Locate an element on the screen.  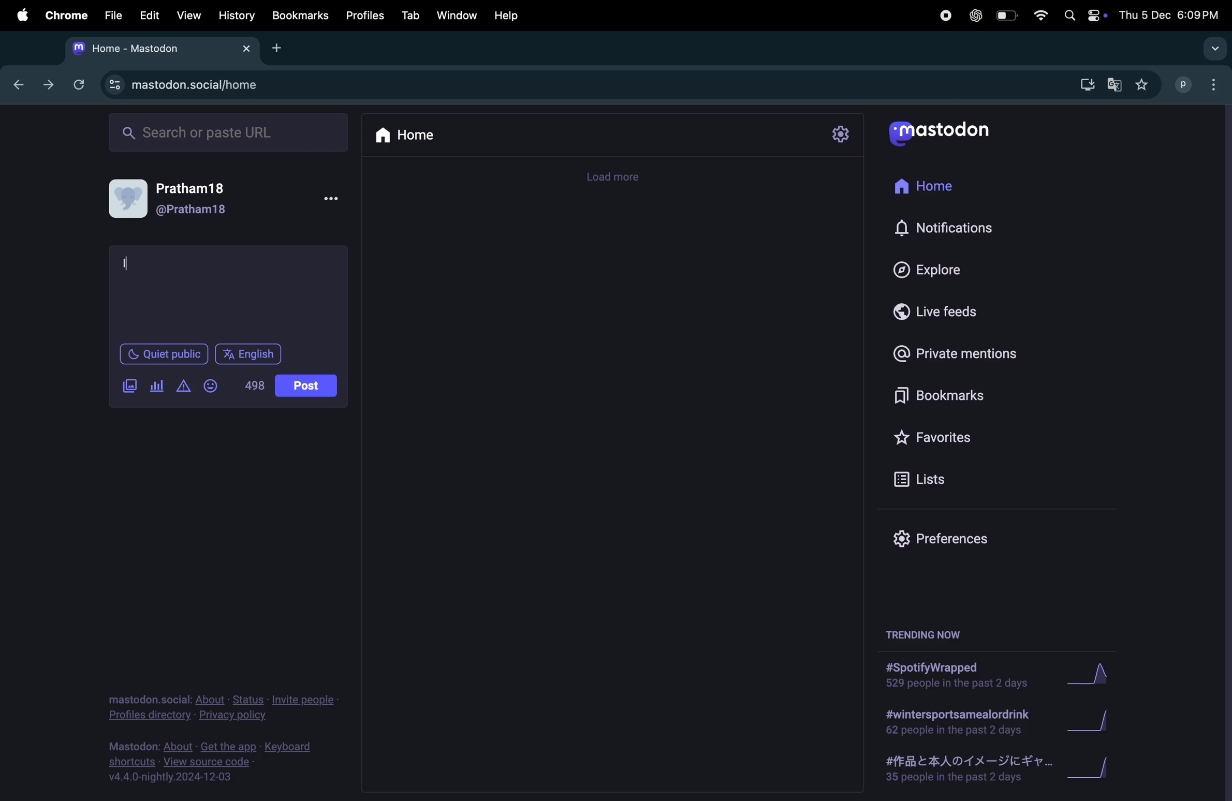
post is located at coordinates (309, 384).